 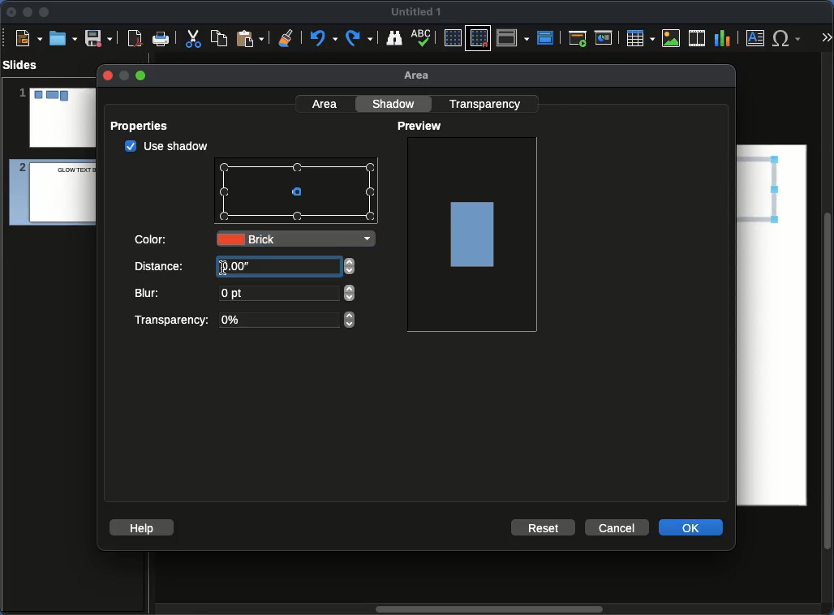 What do you see at coordinates (219, 37) in the screenshot?
I see `Copy` at bounding box center [219, 37].